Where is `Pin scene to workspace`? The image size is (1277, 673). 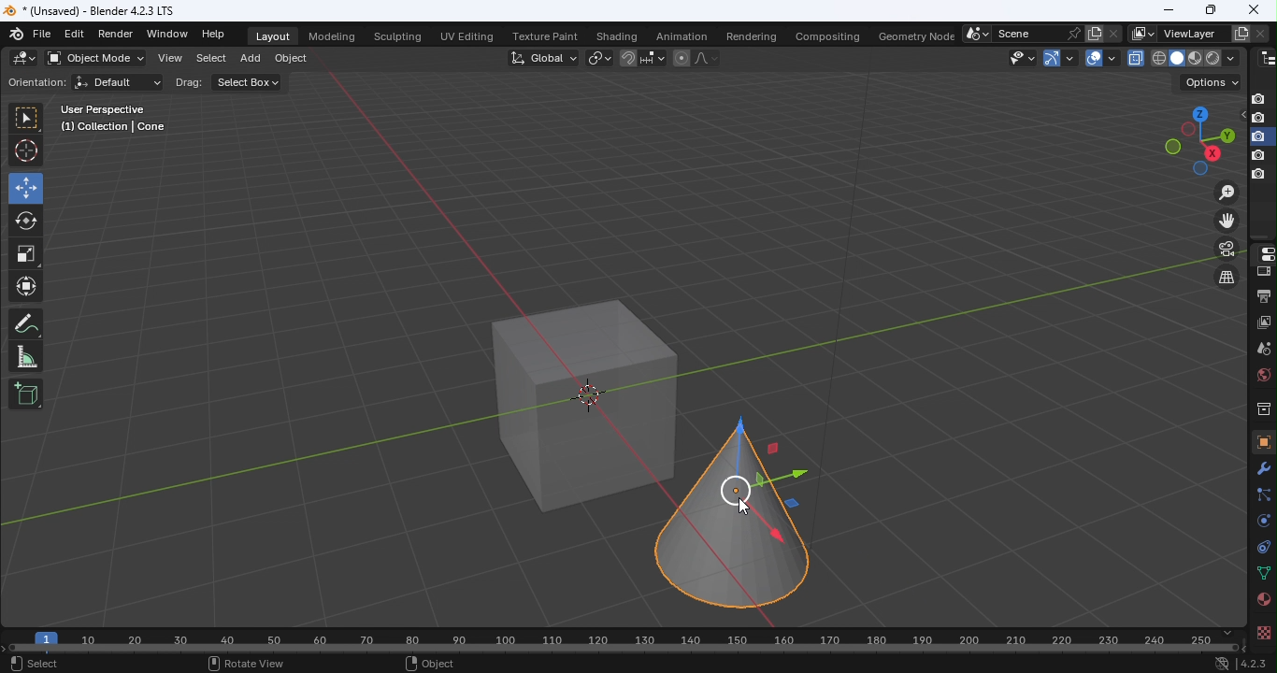 Pin scene to workspace is located at coordinates (1072, 33).